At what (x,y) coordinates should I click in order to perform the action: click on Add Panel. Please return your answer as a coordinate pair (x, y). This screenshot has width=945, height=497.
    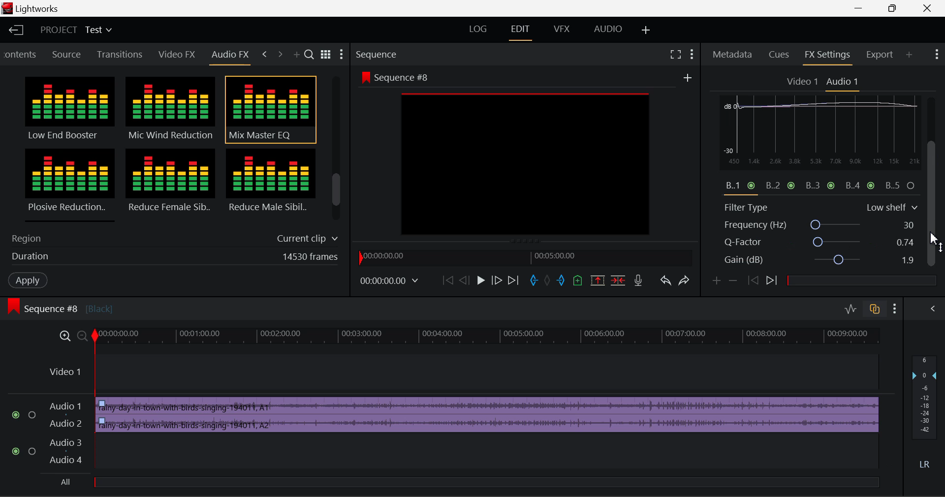
    Looking at the image, I should click on (909, 56).